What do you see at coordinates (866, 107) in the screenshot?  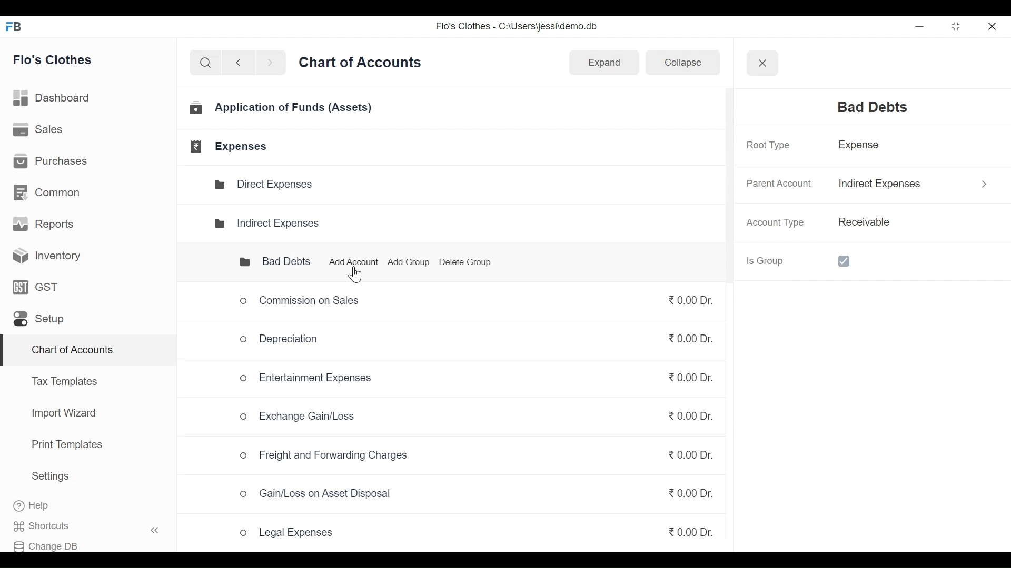 I see `Bad Debts` at bounding box center [866, 107].